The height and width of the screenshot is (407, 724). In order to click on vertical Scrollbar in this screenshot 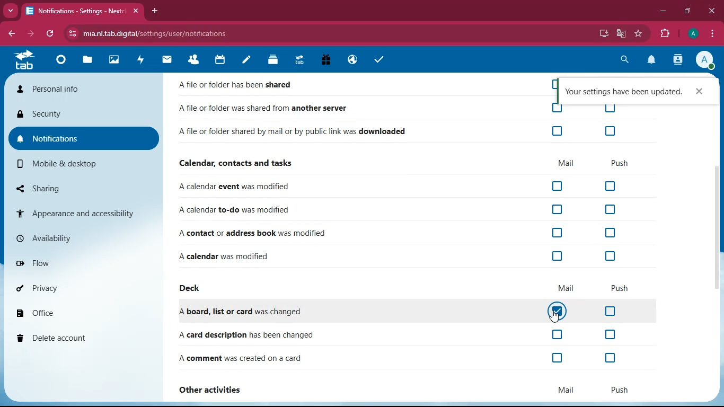, I will do `click(717, 229)`.